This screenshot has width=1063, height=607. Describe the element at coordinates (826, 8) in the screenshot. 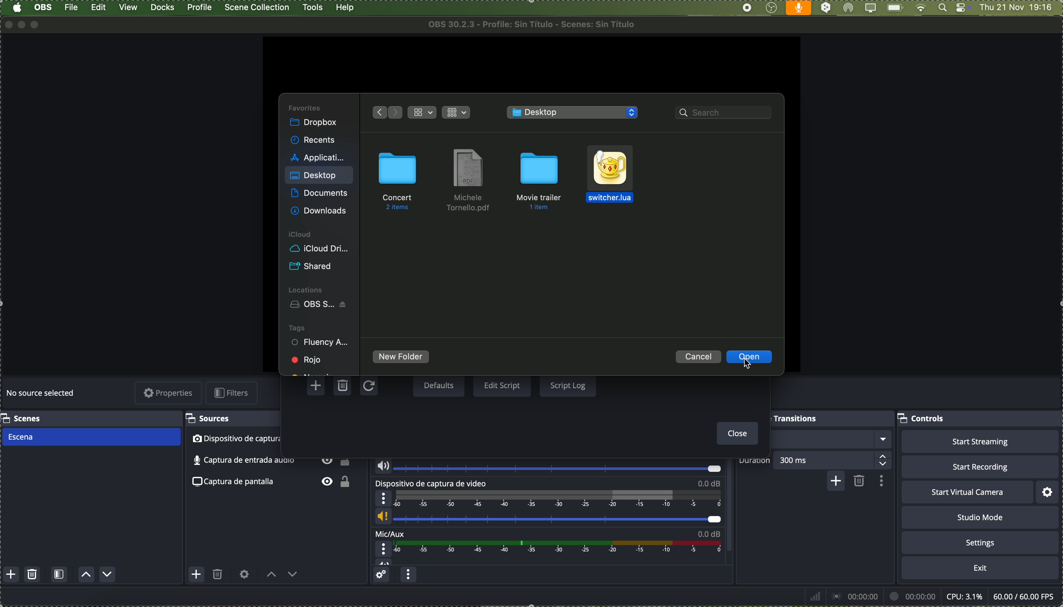

I see `DeepL` at that location.